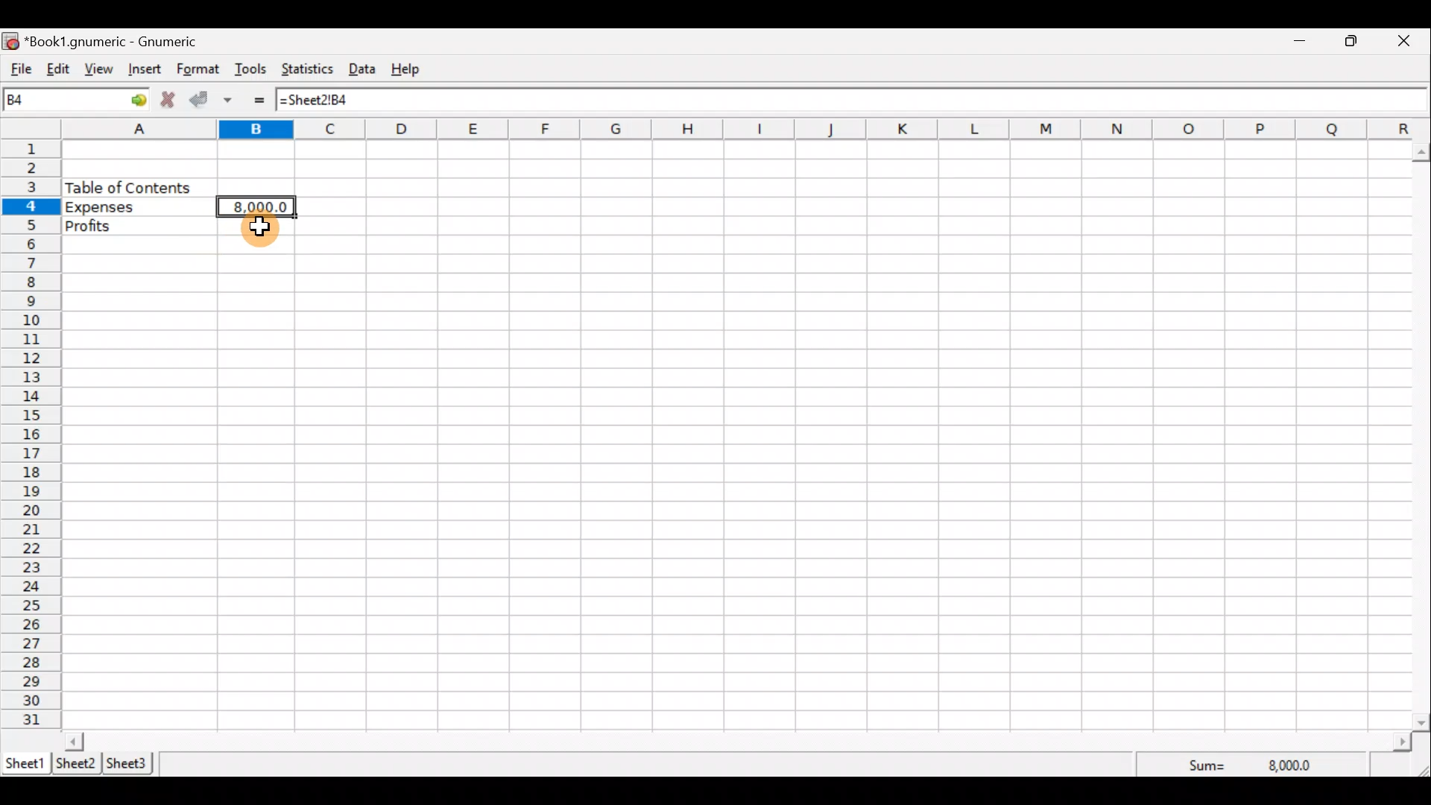  Describe the element at coordinates (869, 432) in the screenshot. I see `Cells` at that location.